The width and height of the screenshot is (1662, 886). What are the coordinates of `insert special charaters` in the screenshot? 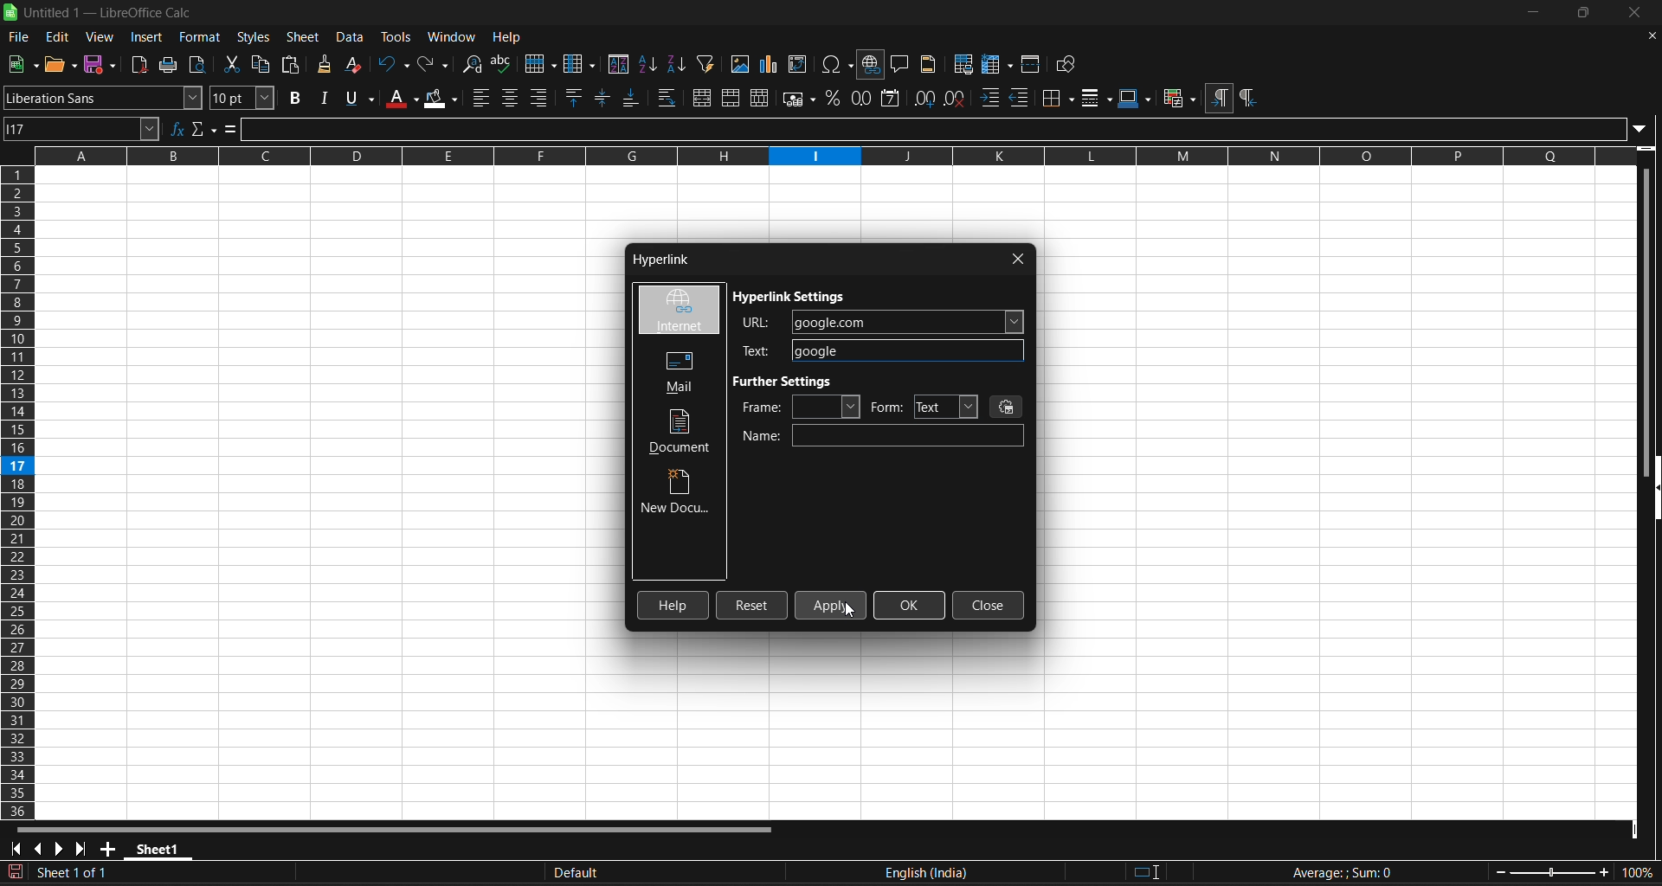 It's located at (835, 64).